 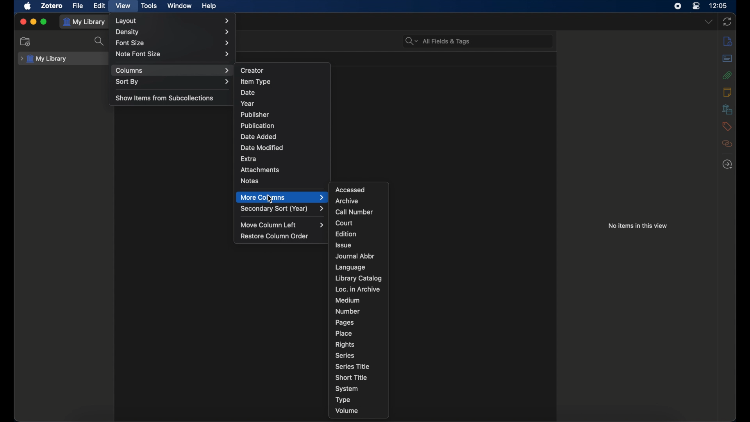 I want to click on pages, so click(x=345, y=322).